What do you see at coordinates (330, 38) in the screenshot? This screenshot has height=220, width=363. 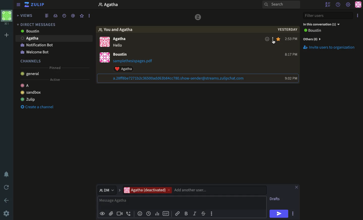 I see `Invite users to org.` at bounding box center [330, 38].